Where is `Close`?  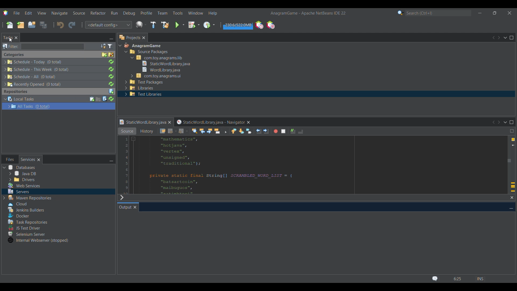
Close is located at coordinates (512, 198).